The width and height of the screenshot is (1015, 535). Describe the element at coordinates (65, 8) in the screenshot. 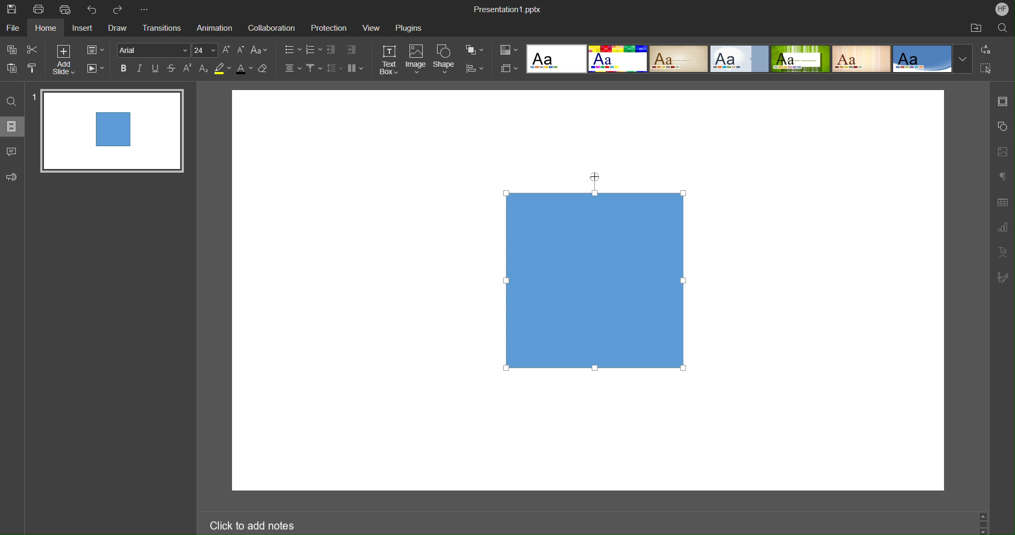

I see `Quick Print` at that location.